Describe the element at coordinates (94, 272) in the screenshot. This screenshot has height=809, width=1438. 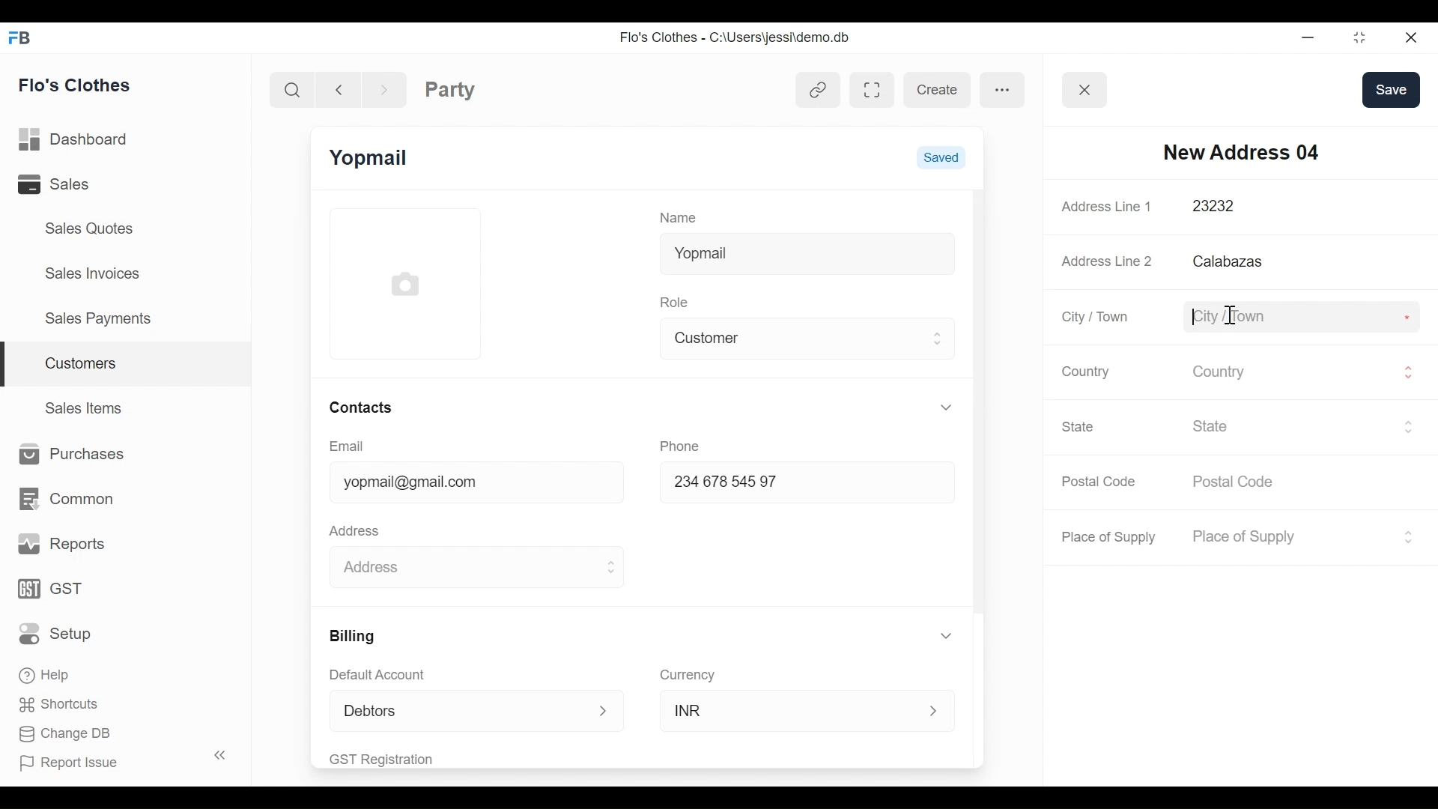
I see `Sales Invoices` at that location.